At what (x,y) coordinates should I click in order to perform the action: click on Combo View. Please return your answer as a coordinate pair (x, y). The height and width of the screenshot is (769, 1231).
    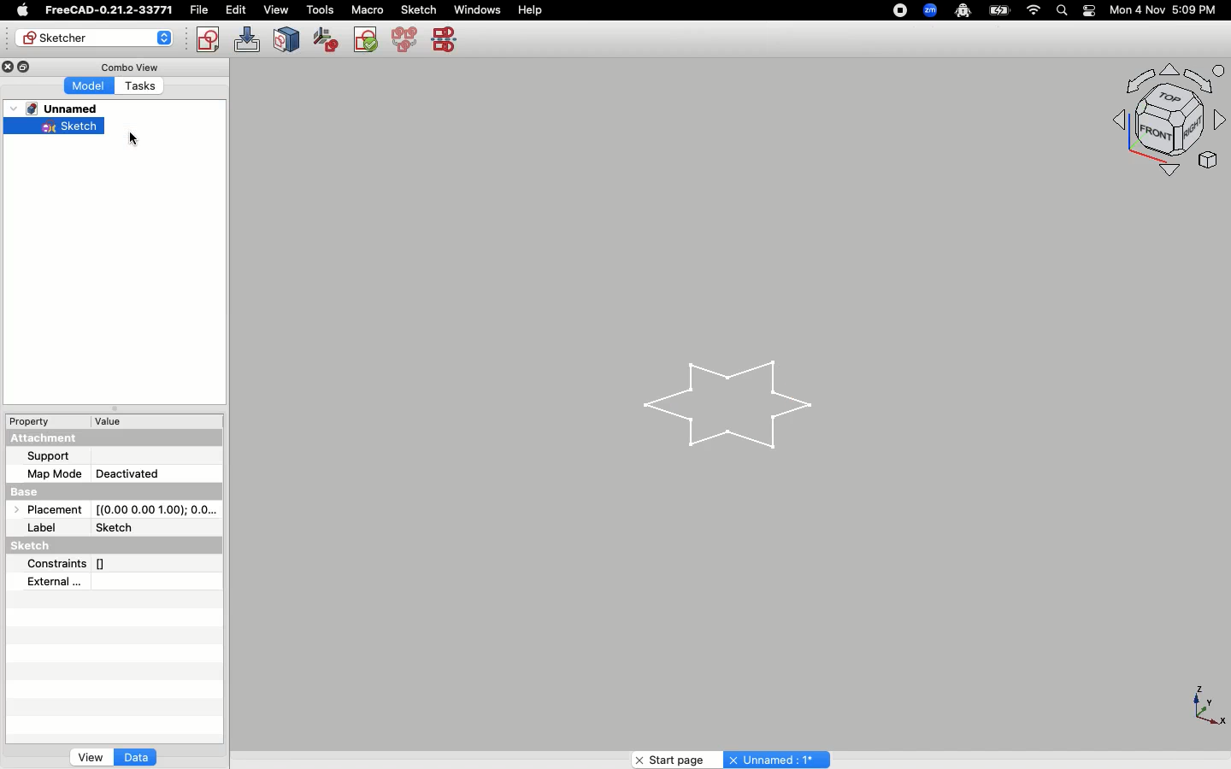
    Looking at the image, I should click on (129, 66).